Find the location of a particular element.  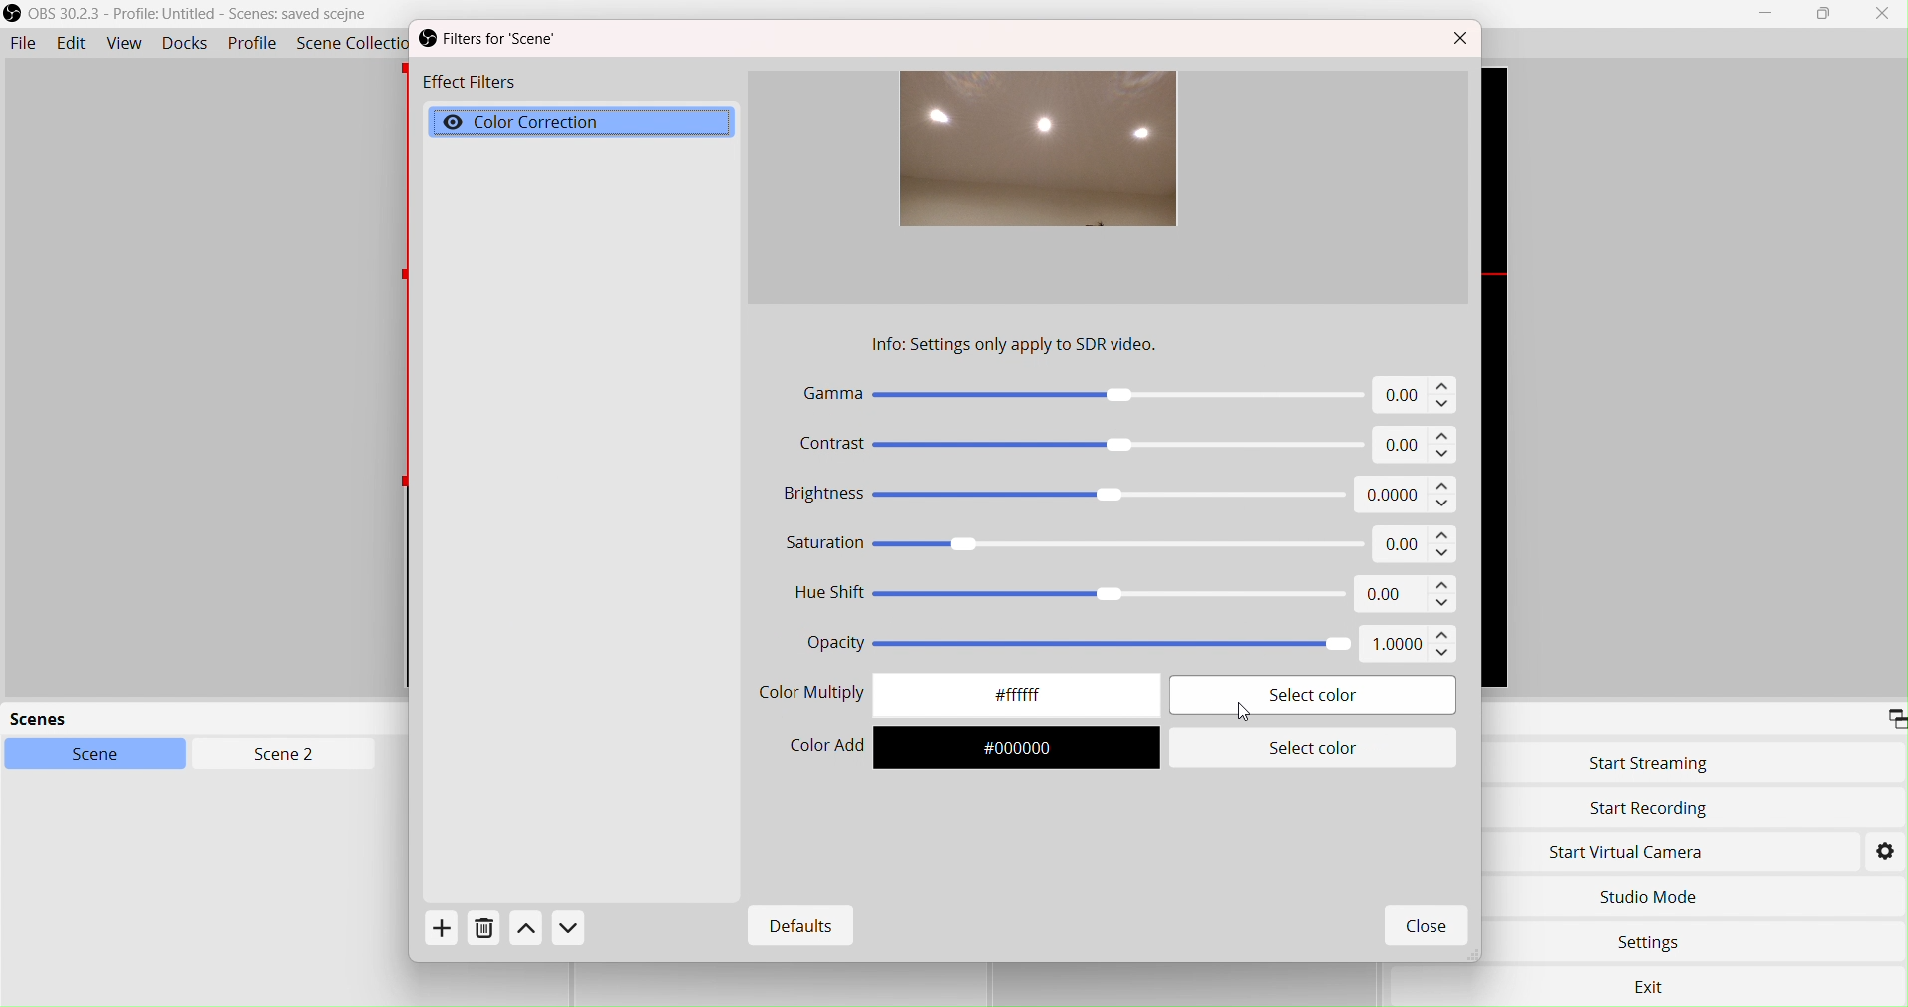

cursor is located at coordinates (1237, 715).